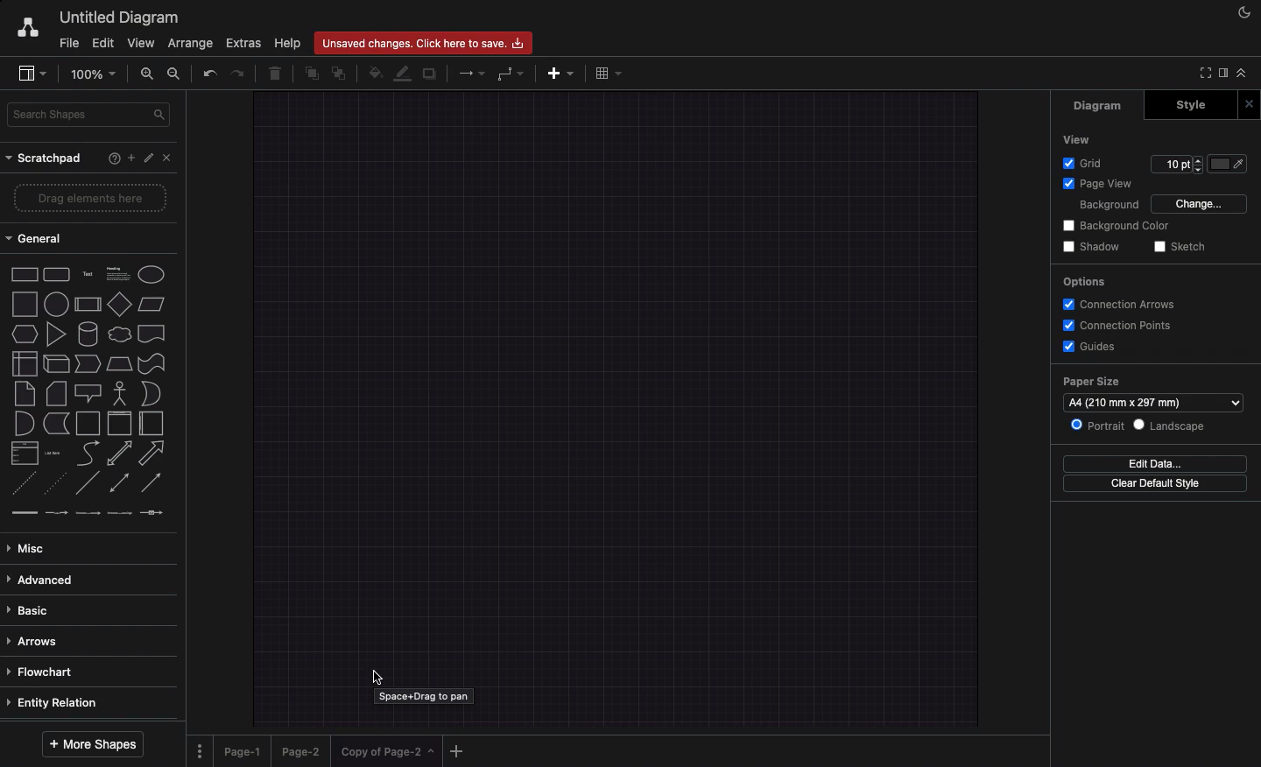 This screenshot has height=767, width=1261. What do you see at coordinates (556, 73) in the screenshot?
I see `Add` at bounding box center [556, 73].